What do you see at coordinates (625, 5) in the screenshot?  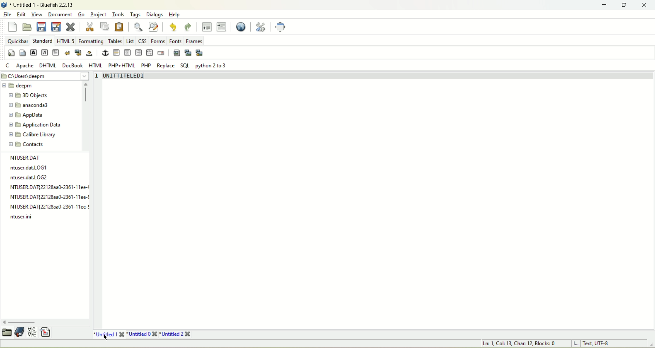 I see `maximize` at bounding box center [625, 5].